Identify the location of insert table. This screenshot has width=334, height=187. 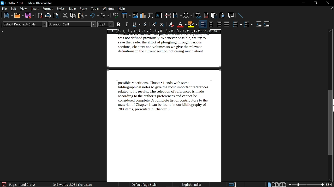
(126, 16).